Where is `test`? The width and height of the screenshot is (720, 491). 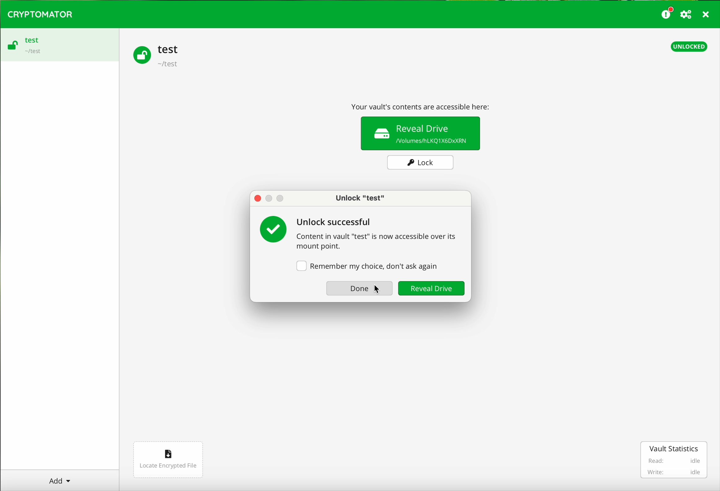 test is located at coordinates (168, 49).